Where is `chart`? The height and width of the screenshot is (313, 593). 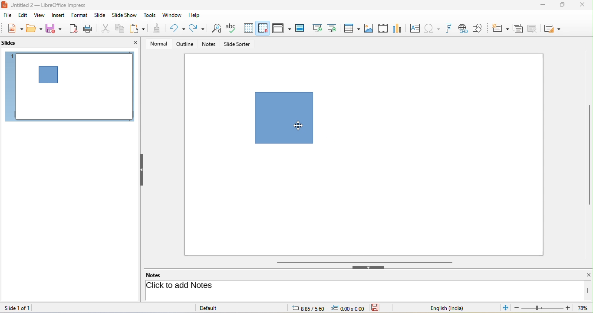 chart is located at coordinates (398, 28).